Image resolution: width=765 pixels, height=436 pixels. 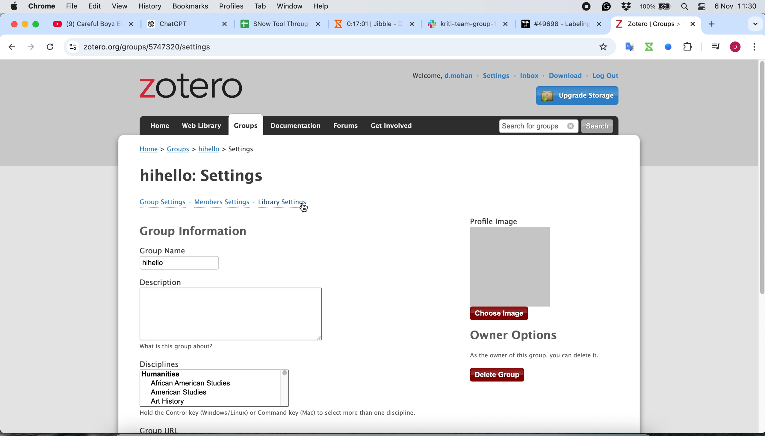 What do you see at coordinates (714, 47) in the screenshot?
I see `control your music video` at bounding box center [714, 47].